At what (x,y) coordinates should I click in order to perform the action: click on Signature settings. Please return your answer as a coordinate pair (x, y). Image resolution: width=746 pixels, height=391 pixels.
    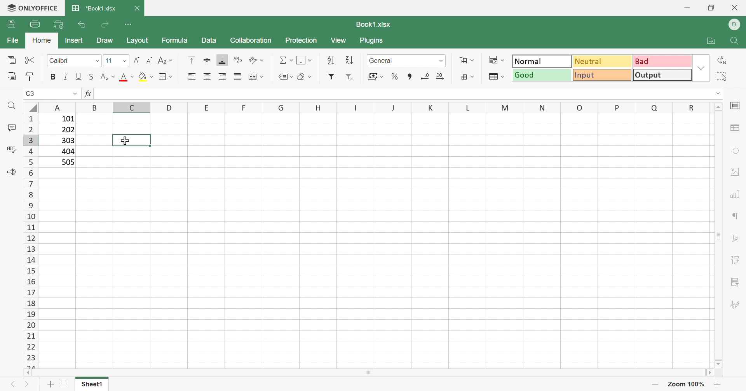
    Looking at the image, I should click on (737, 304).